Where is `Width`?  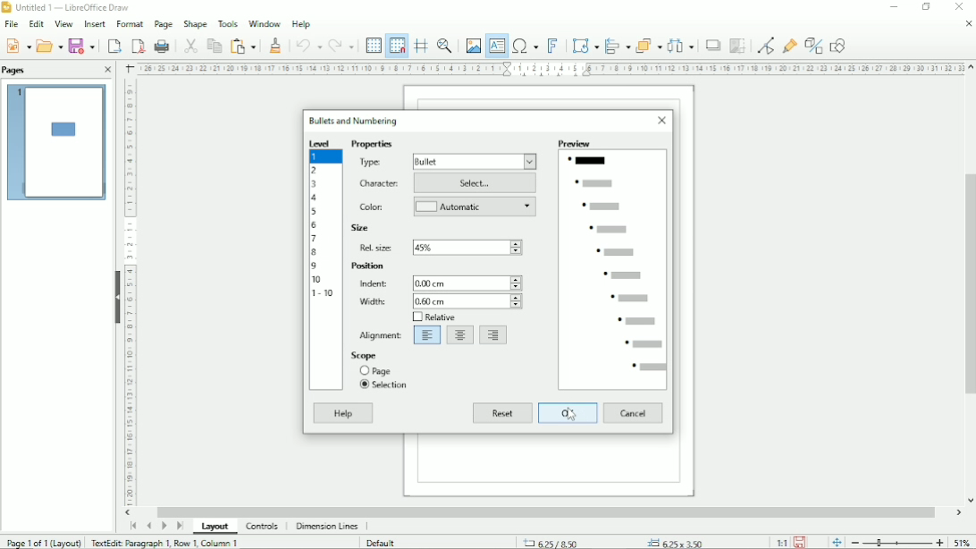
Width is located at coordinates (371, 301).